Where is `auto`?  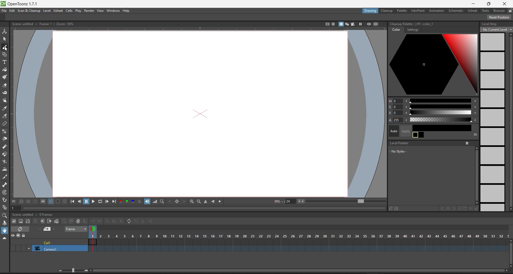
auto is located at coordinates (393, 131).